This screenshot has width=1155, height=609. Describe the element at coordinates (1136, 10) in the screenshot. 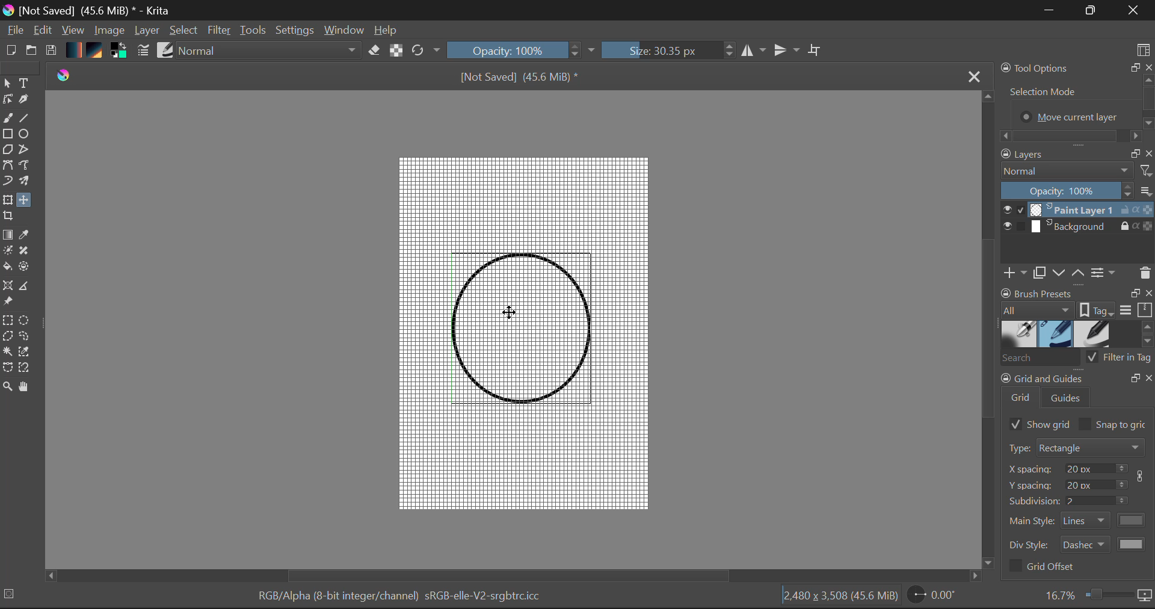

I see `Close` at that location.